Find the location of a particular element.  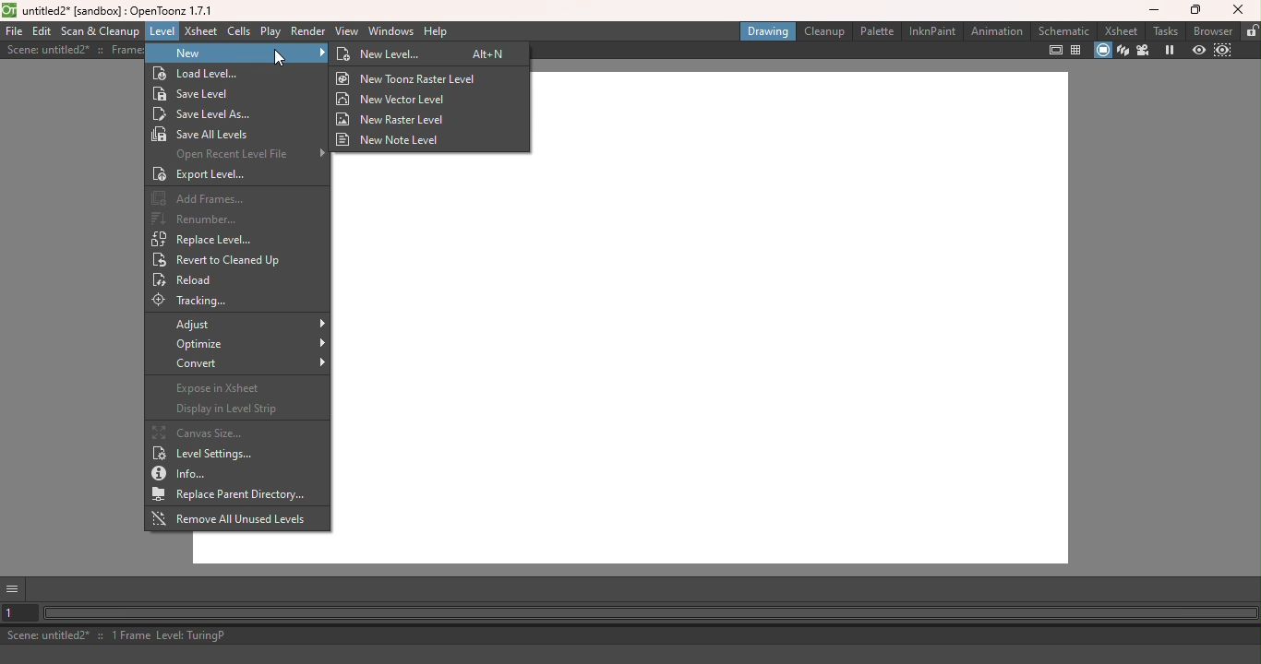

Cells is located at coordinates (239, 32).